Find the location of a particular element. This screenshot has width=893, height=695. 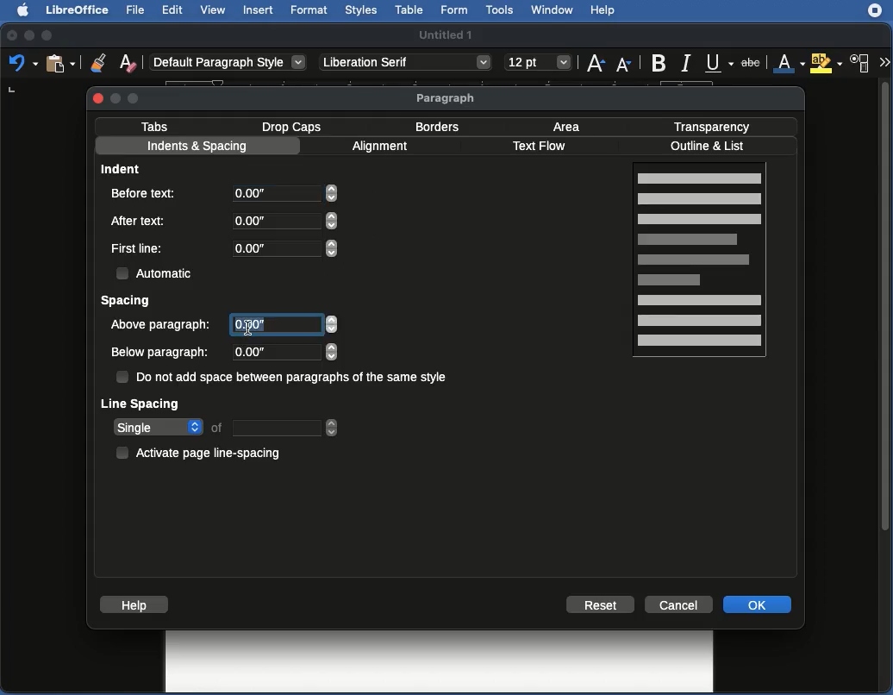

clone formatting is located at coordinates (93, 62).